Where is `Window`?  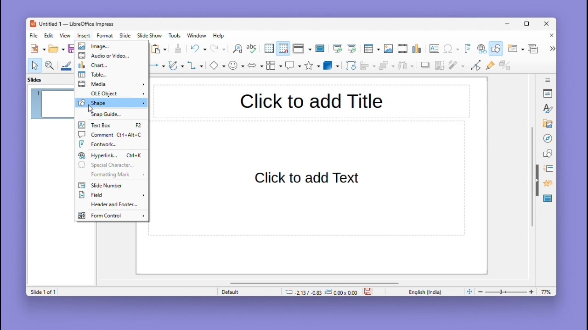
Window is located at coordinates (199, 35).